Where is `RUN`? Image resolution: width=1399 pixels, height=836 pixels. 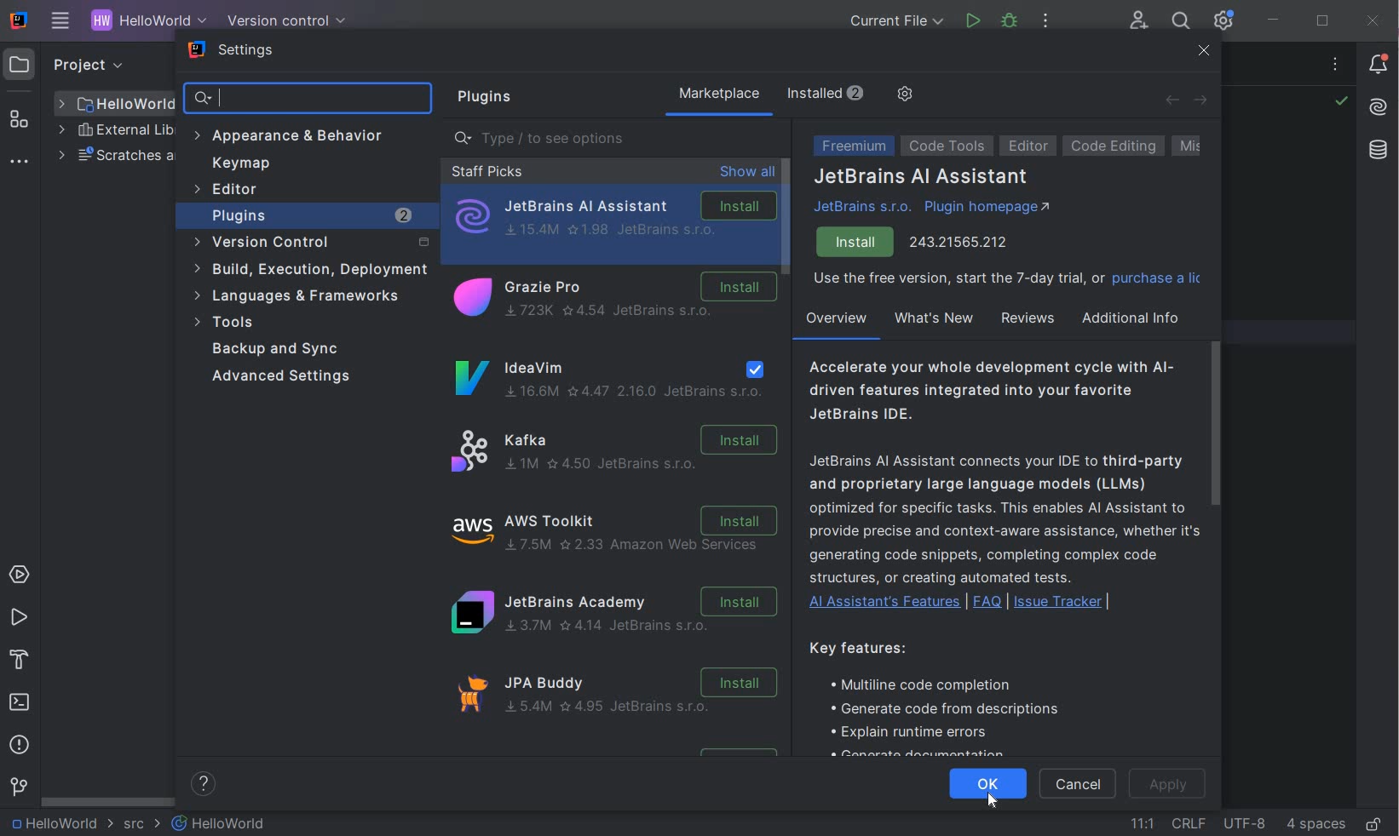 RUN is located at coordinates (19, 618).